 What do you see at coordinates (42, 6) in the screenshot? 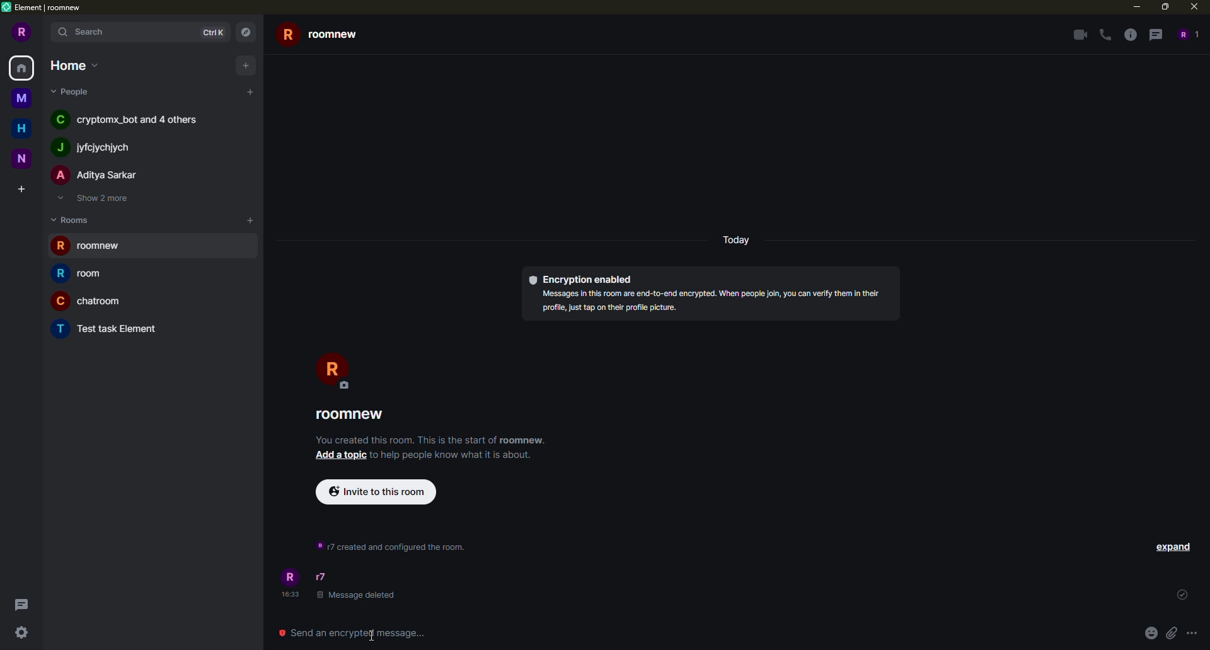
I see `element` at bounding box center [42, 6].